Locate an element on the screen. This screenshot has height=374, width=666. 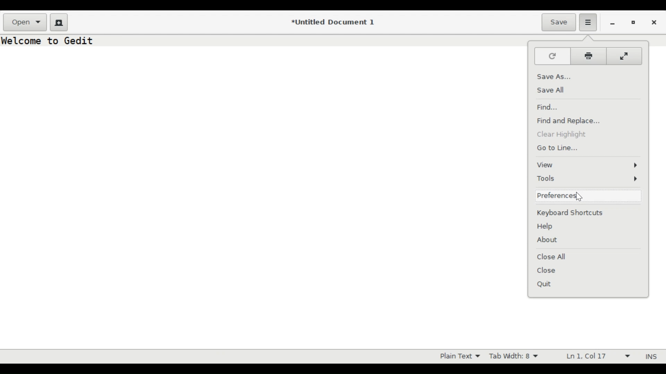
Tools is located at coordinates (587, 179).